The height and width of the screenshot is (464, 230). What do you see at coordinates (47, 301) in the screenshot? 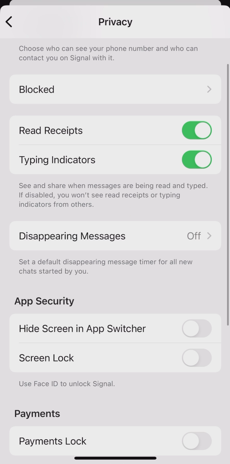
I see `app security` at bounding box center [47, 301].